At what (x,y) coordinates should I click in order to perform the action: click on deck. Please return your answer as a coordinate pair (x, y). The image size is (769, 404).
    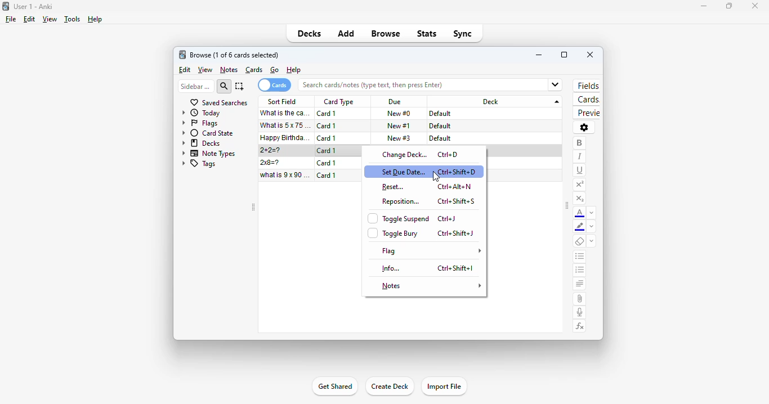
    Looking at the image, I should click on (497, 101).